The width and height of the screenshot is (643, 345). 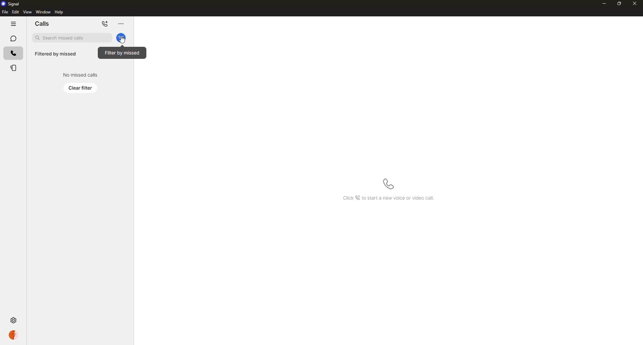 What do you see at coordinates (5, 12) in the screenshot?
I see `file` at bounding box center [5, 12].